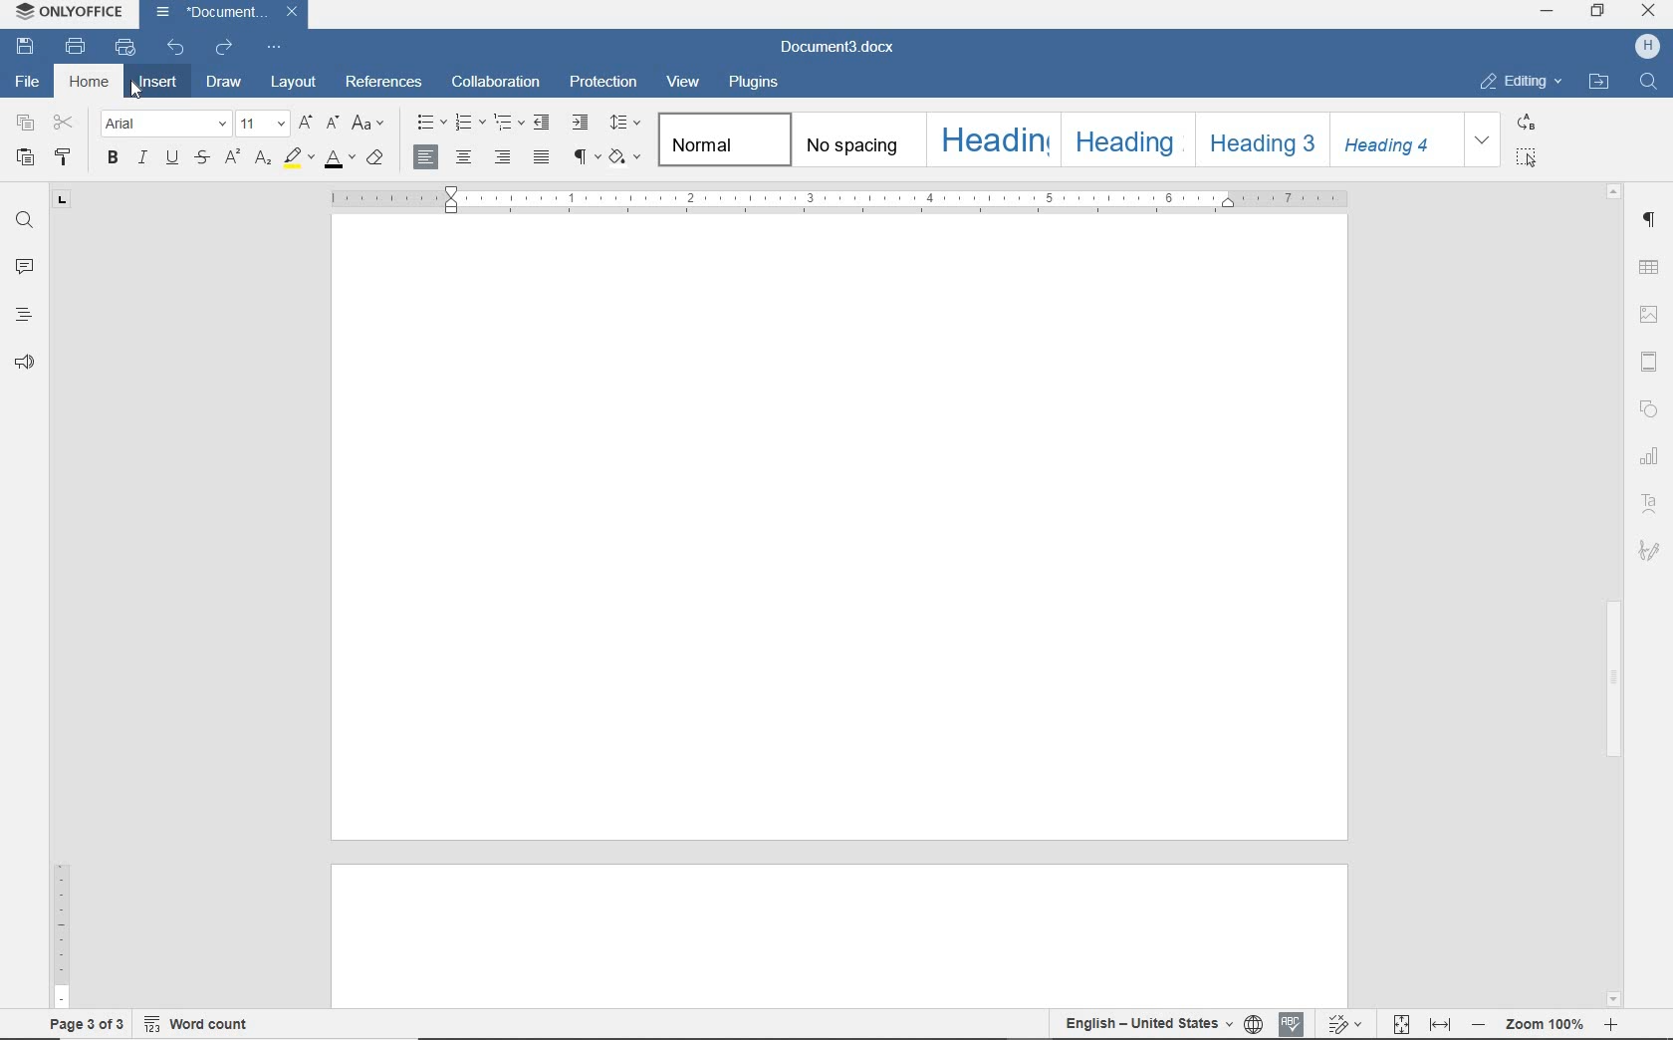 This screenshot has width=1673, height=1040. Describe the element at coordinates (339, 160) in the screenshot. I see `Text color` at that location.